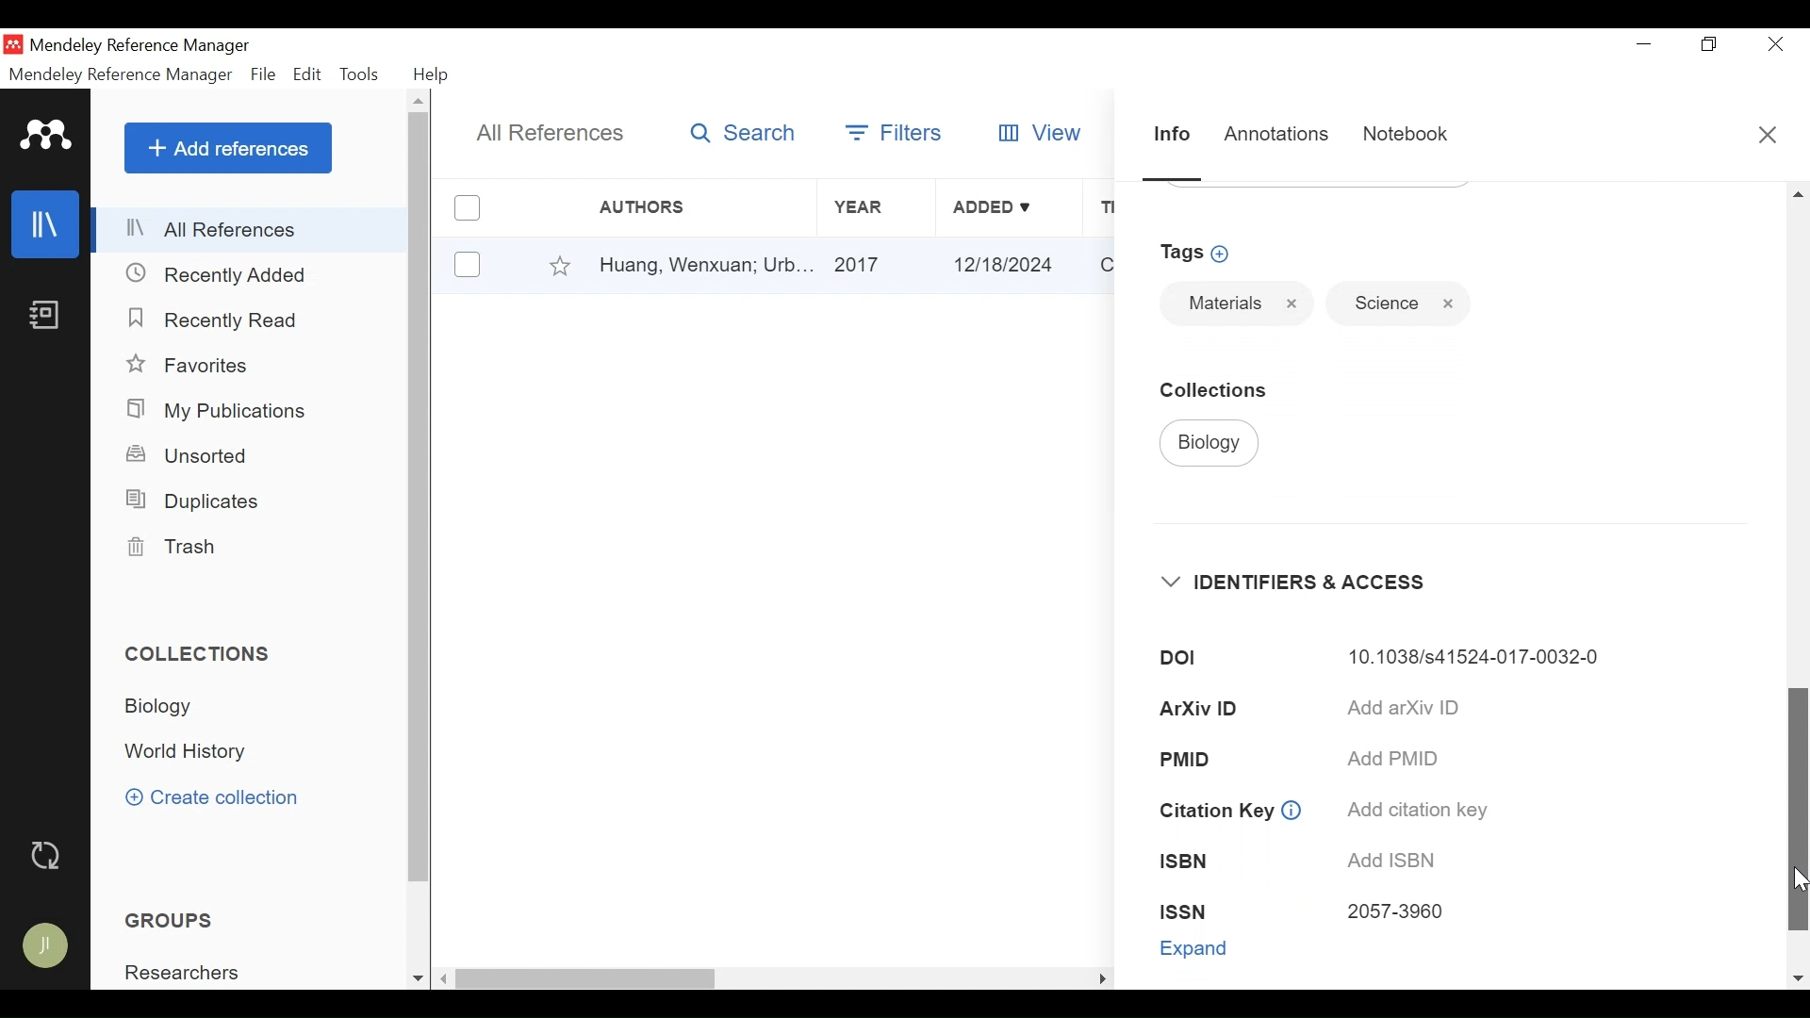  Describe the element at coordinates (705, 266) in the screenshot. I see `Huang, Wenxuan; Urb...` at that location.